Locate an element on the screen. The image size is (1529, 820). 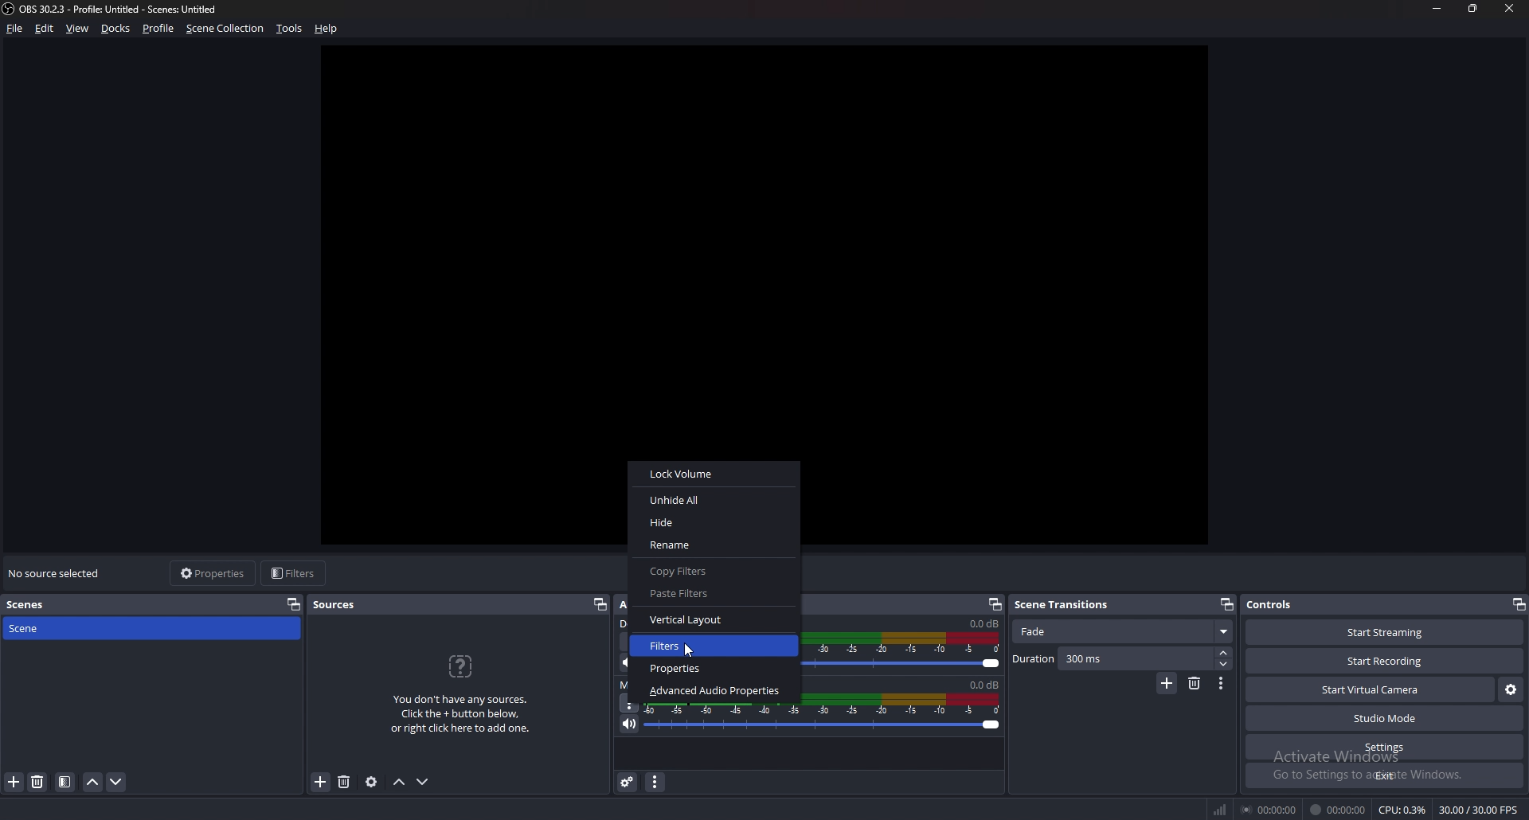
options is located at coordinates (630, 706).